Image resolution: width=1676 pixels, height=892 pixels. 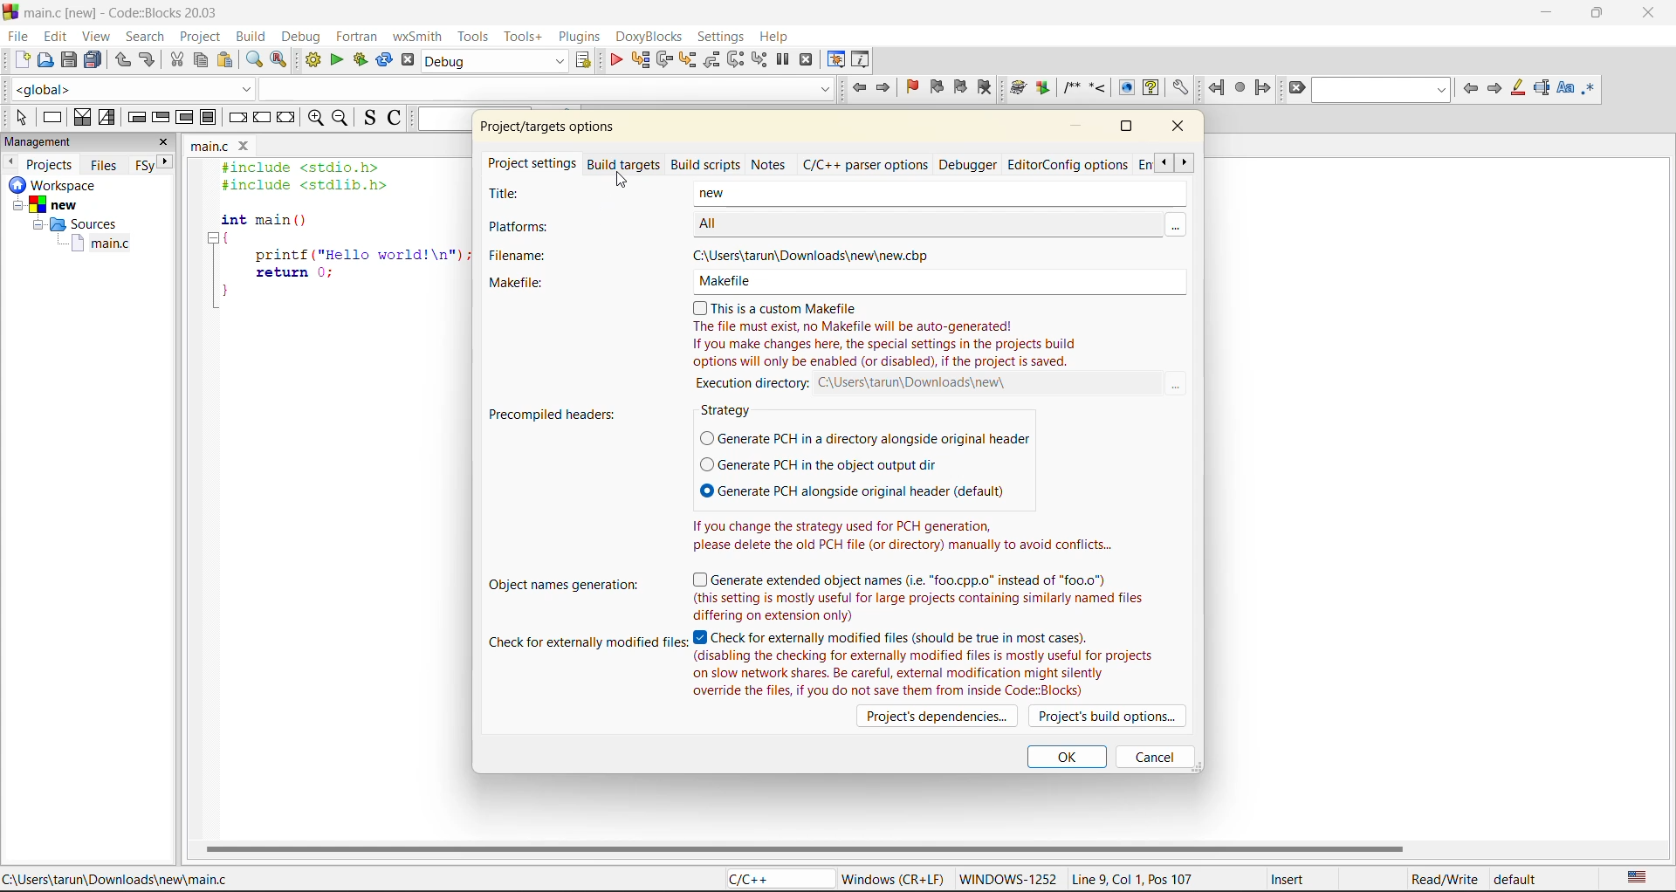 I want to click on Insert a line comment at the current cursor position, so click(x=1096, y=87).